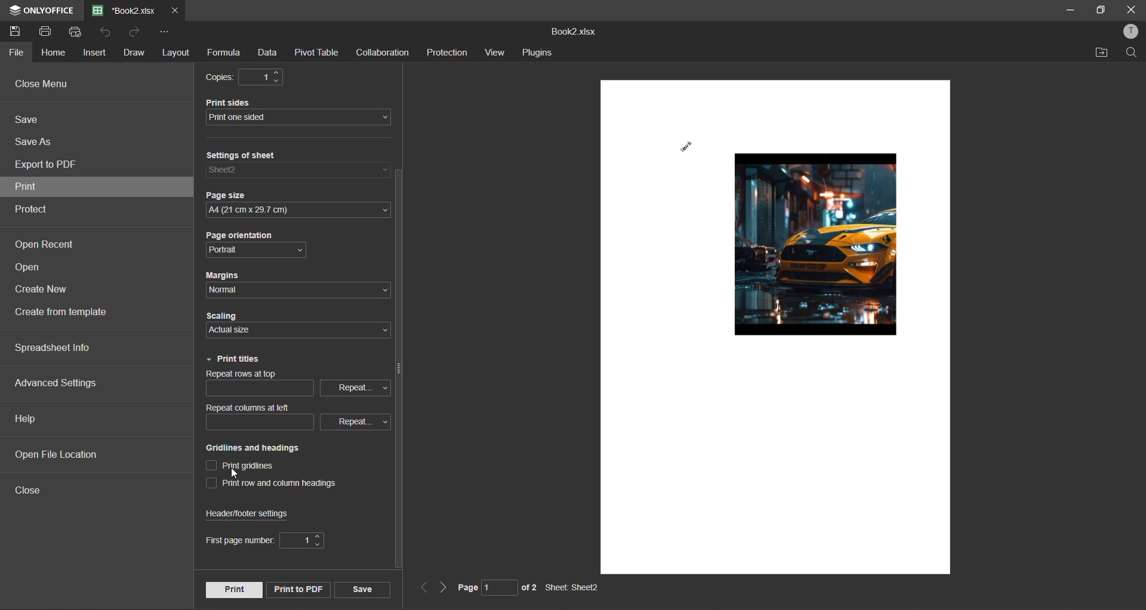 The height and width of the screenshot is (610, 1146). Describe the element at coordinates (423, 589) in the screenshot. I see `previous` at that location.